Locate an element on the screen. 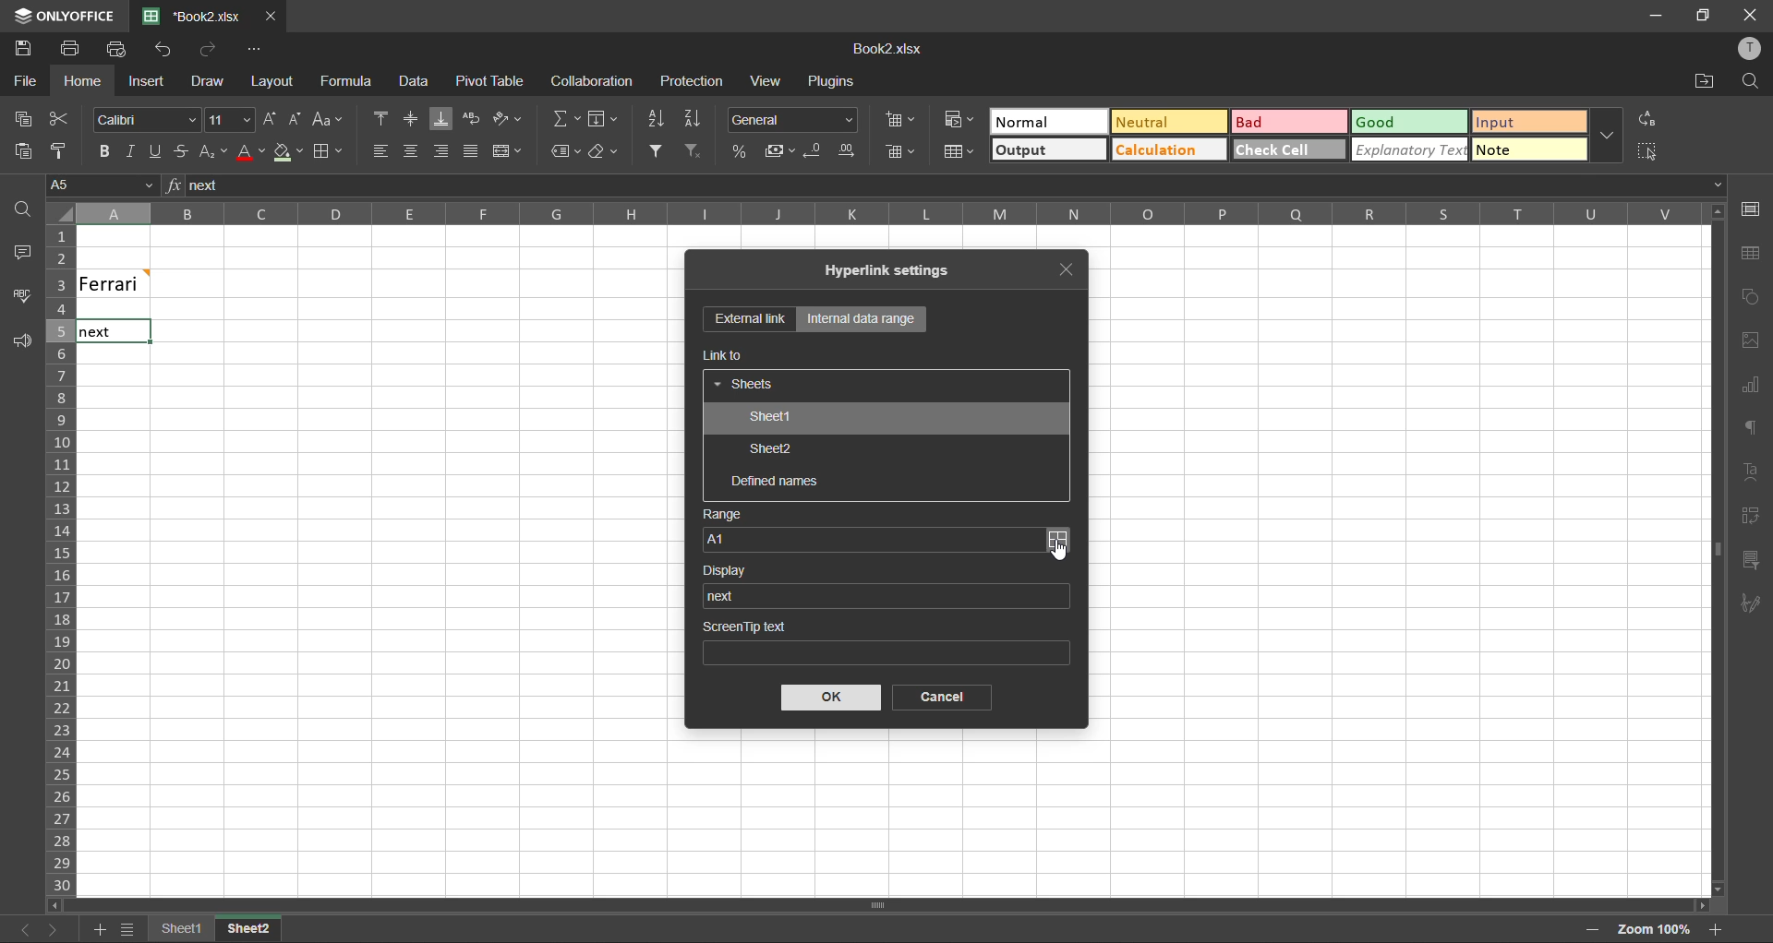  clear filter is located at coordinates (695, 149).